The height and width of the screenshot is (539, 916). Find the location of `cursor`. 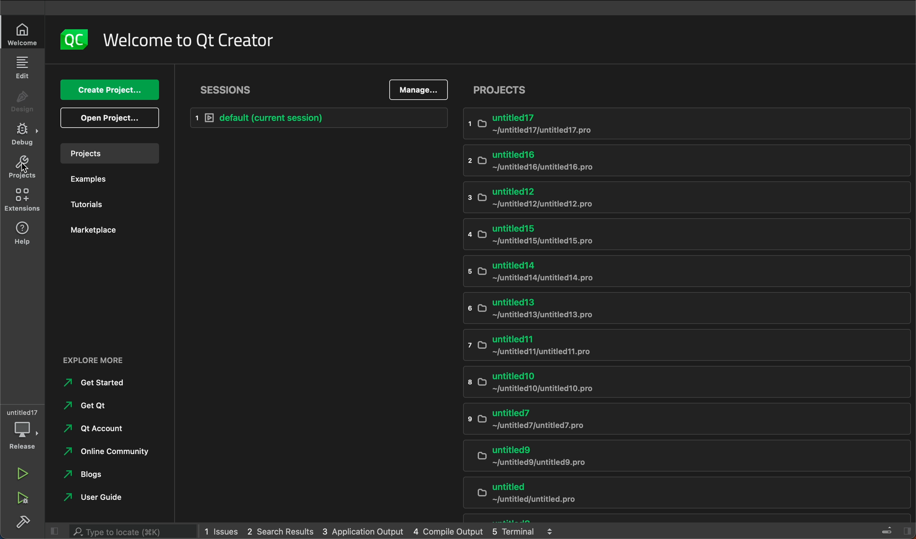

cursor is located at coordinates (24, 168).